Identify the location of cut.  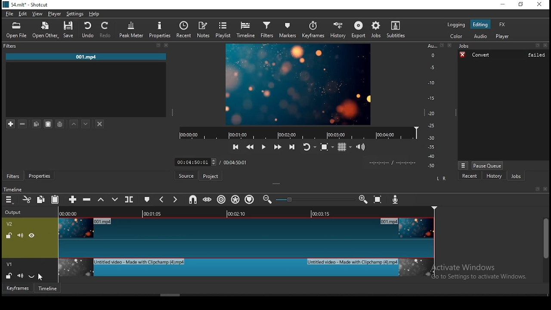
(25, 198).